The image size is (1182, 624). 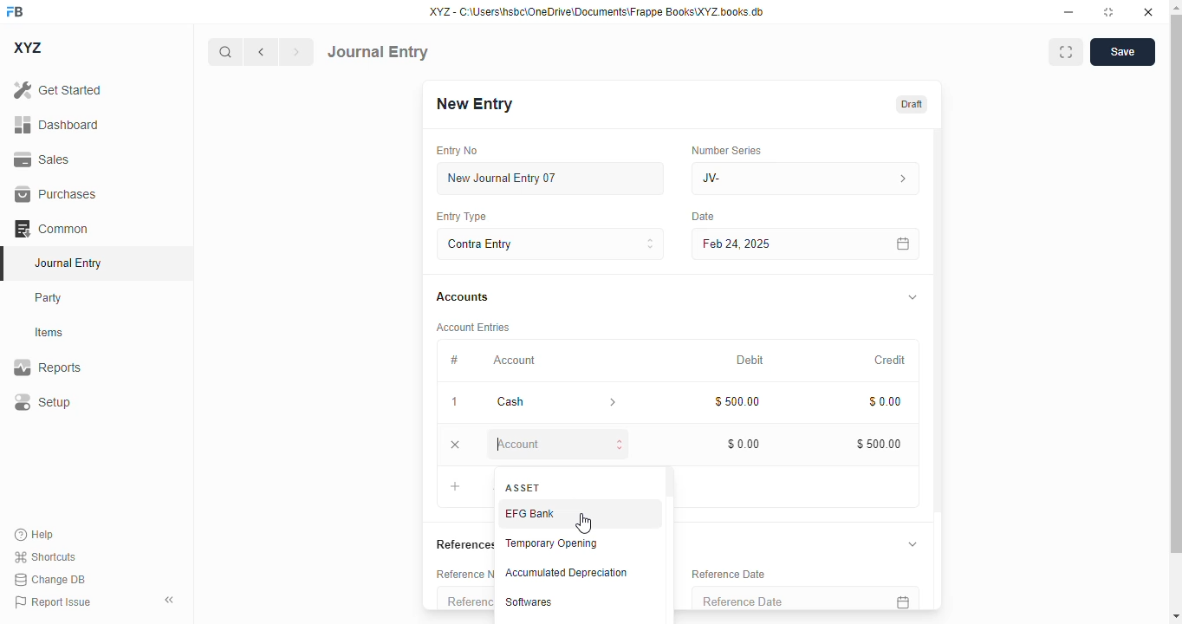 I want to click on party, so click(x=50, y=298).